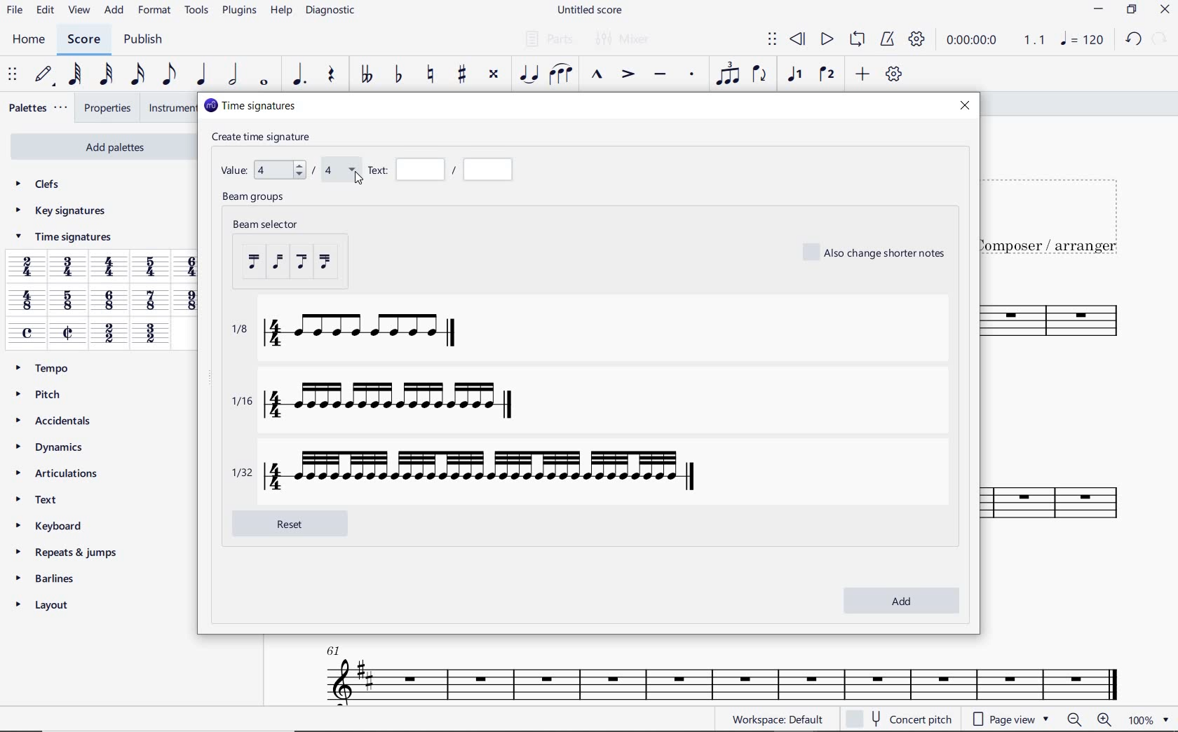  Describe the element at coordinates (29, 40) in the screenshot. I see `HOME` at that location.